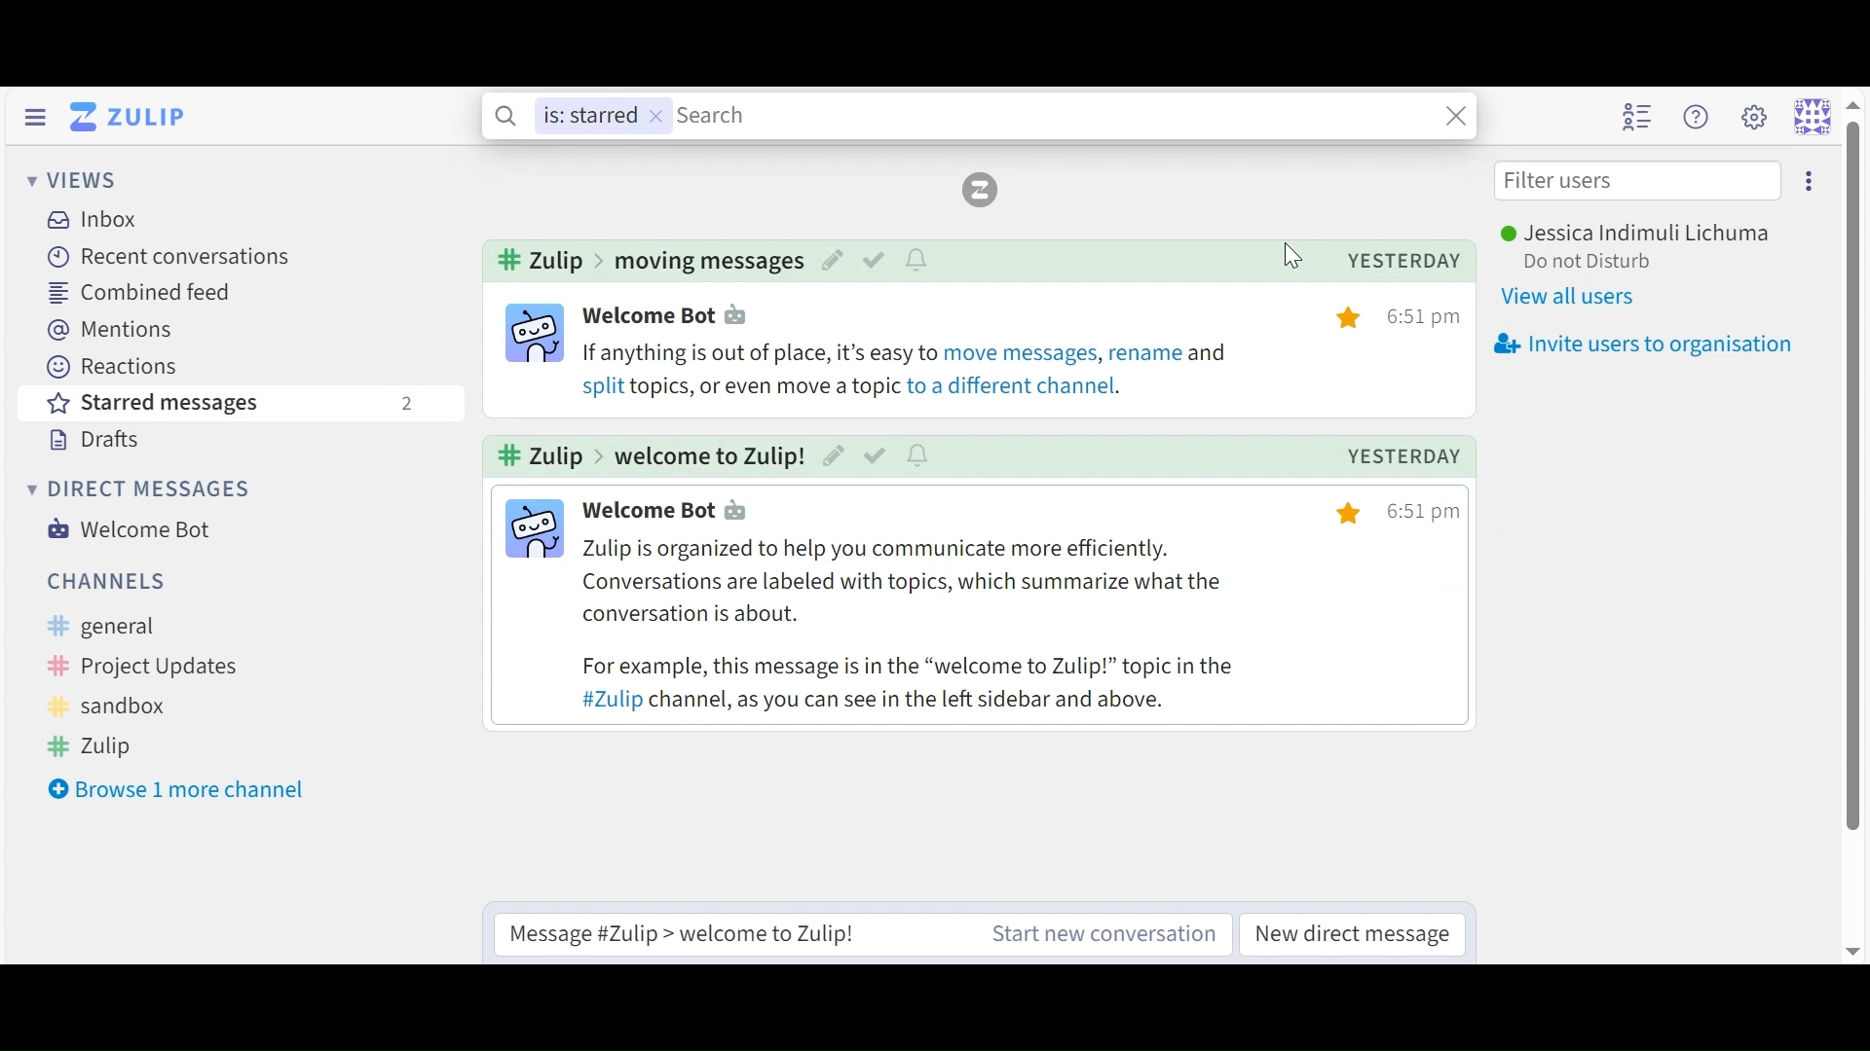 Image resolution: width=1870 pixels, height=1051 pixels. I want to click on Hide user list, so click(1640, 117).